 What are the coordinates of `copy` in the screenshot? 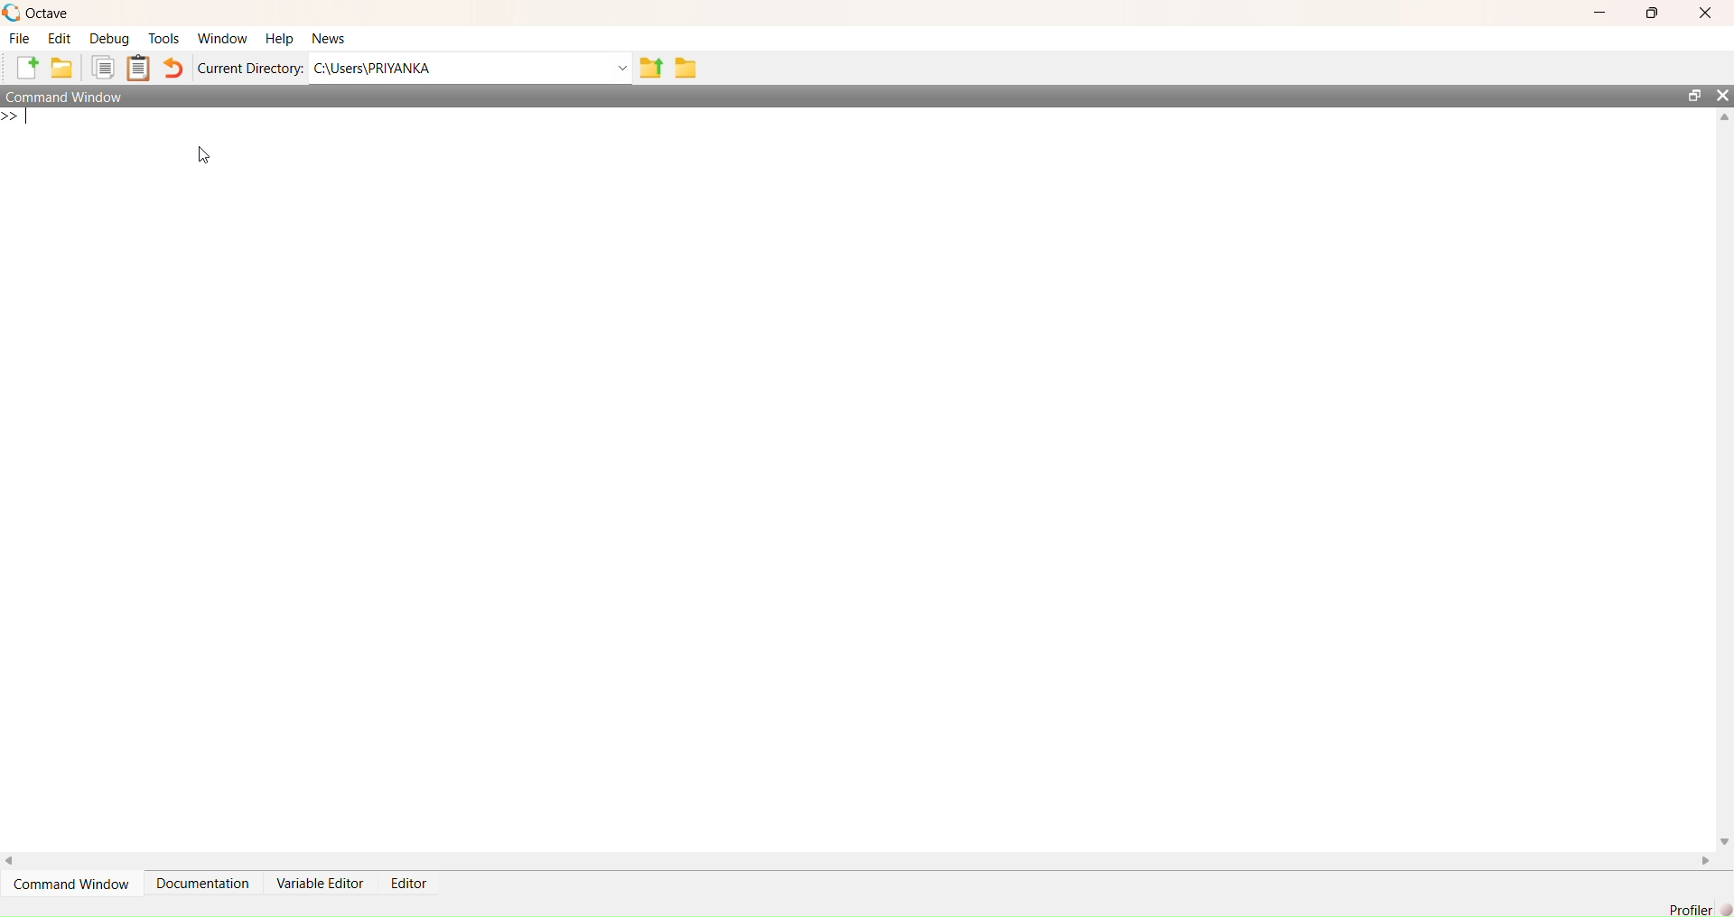 It's located at (105, 69).